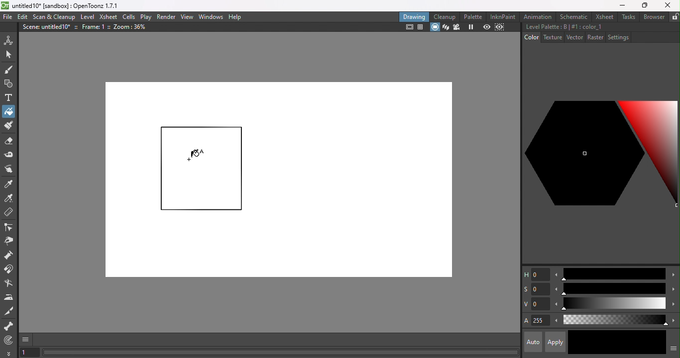 The height and width of the screenshot is (358, 680). What do you see at coordinates (9, 213) in the screenshot?
I see `Ruler tool` at bounding box center [9, 213].